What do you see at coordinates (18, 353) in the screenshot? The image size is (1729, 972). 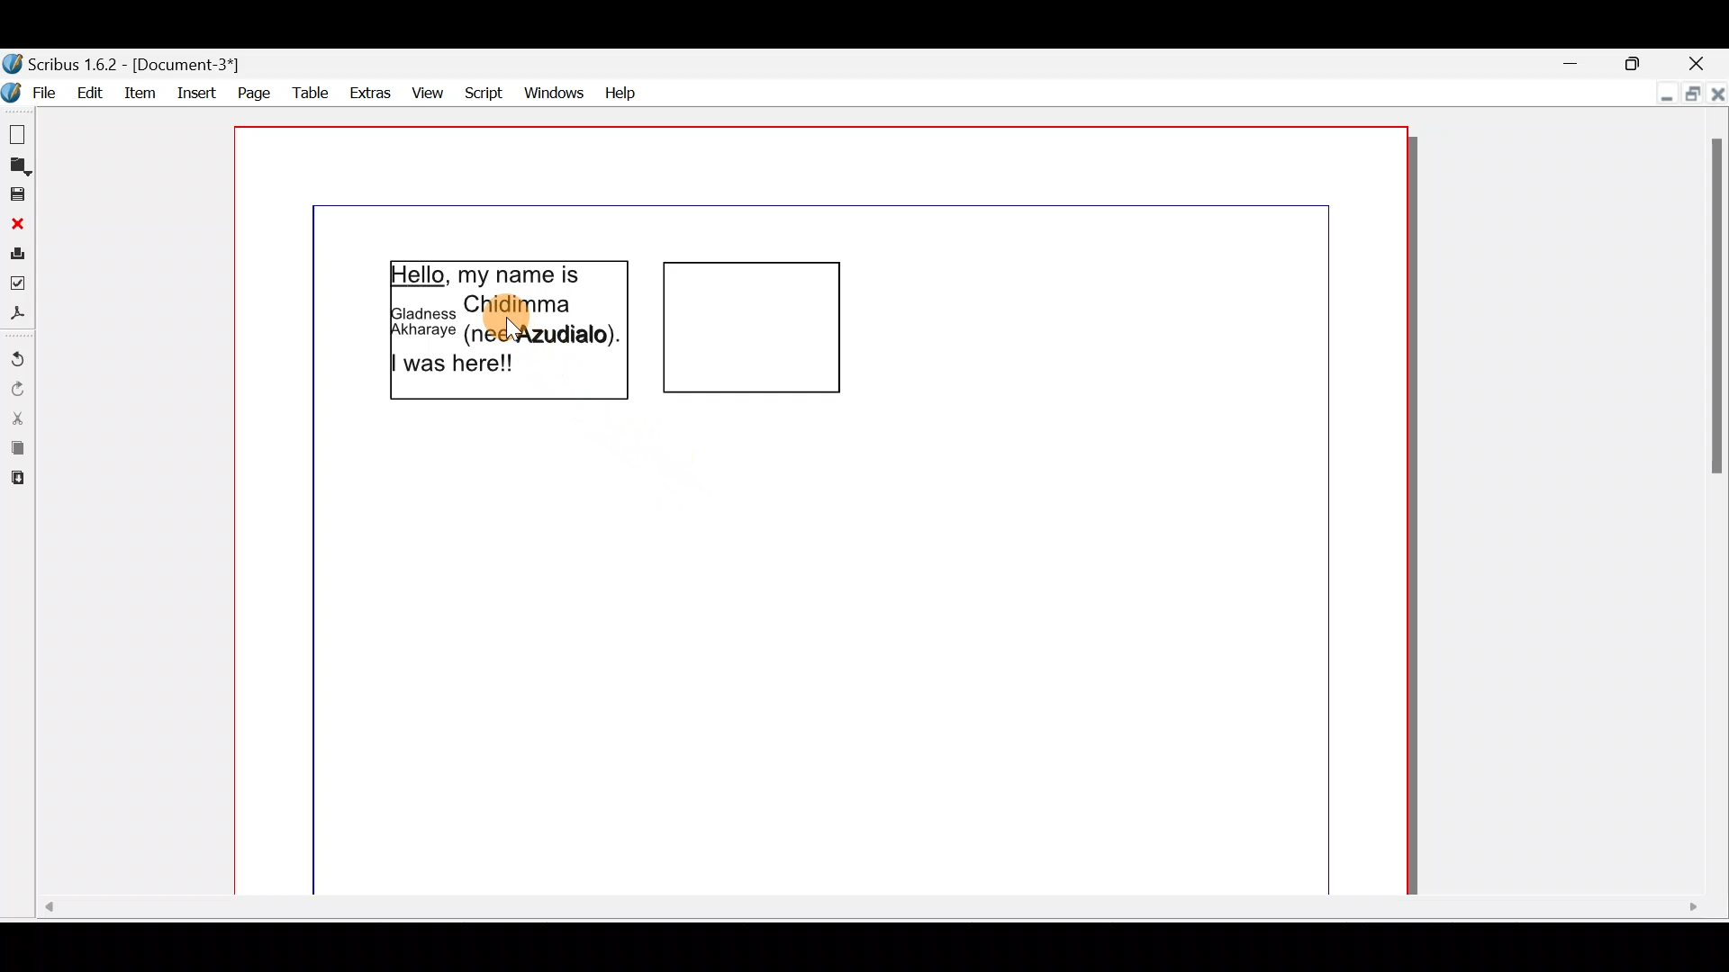 I see `Undo` at bounding box center [18, 353].